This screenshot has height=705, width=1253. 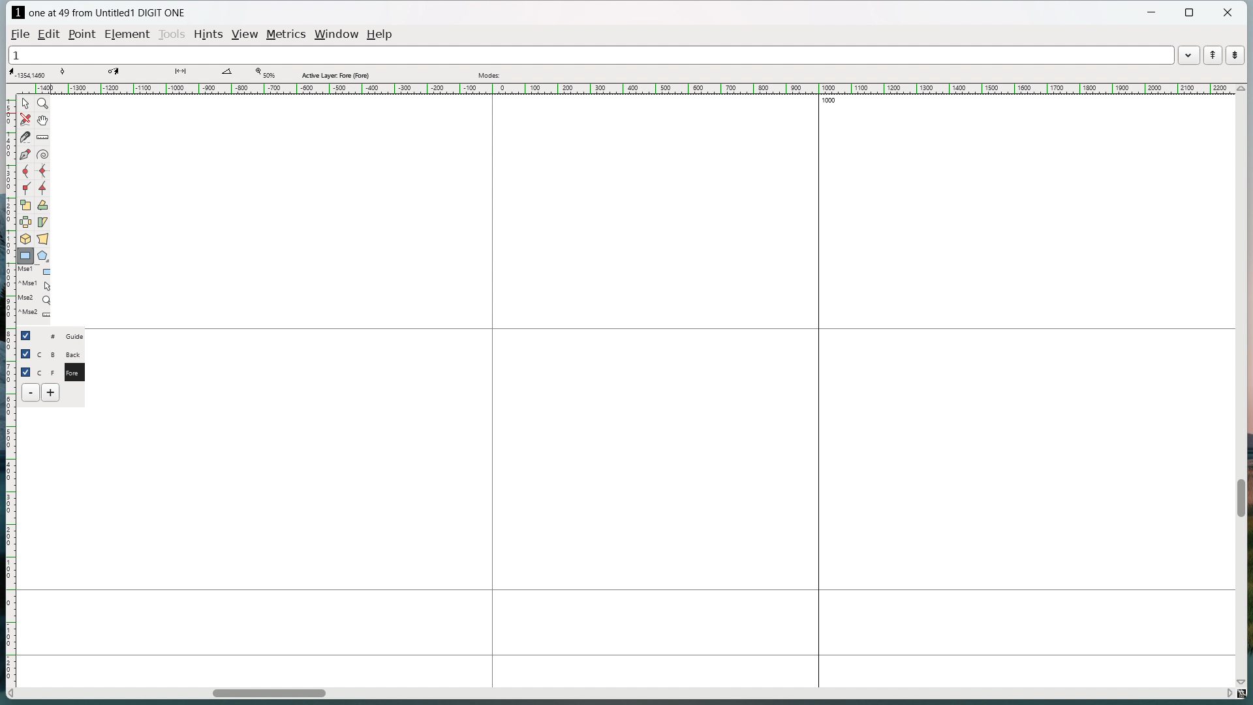 I want to click on add layer, so click(x=52, y=392).